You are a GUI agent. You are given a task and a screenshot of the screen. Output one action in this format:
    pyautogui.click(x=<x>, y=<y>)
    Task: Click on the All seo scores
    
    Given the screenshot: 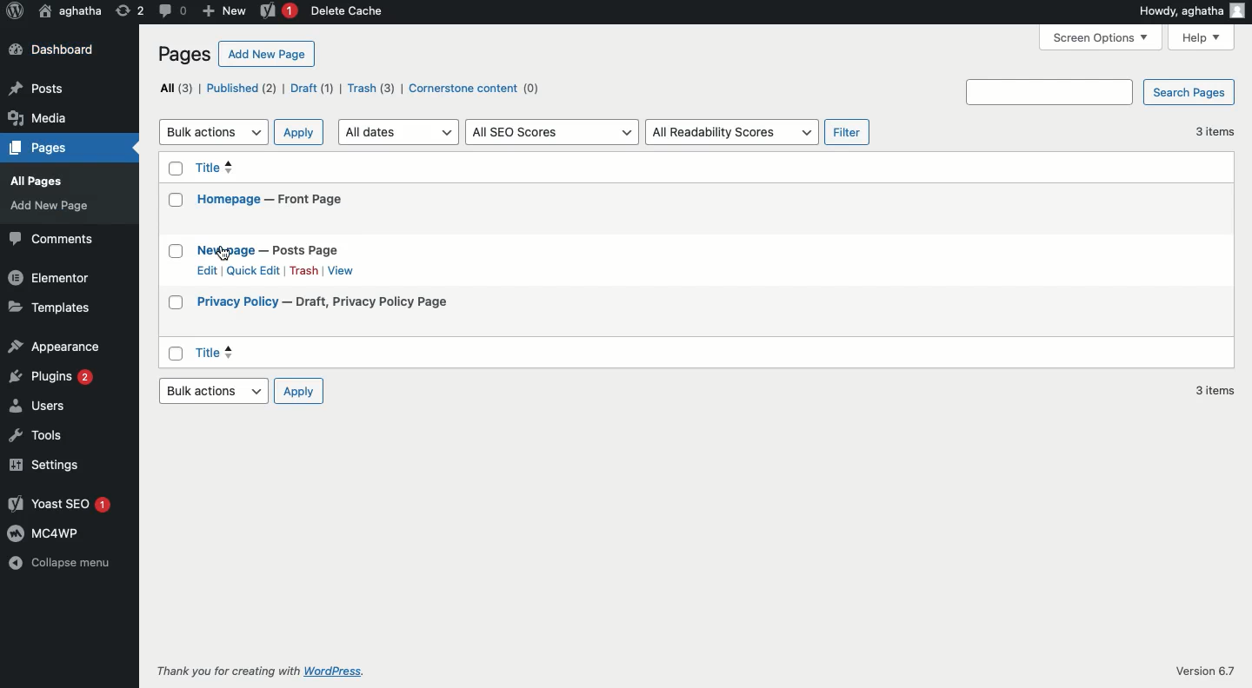 What is the action you would take?
    pyautogui.click(x=550, y=132)
    